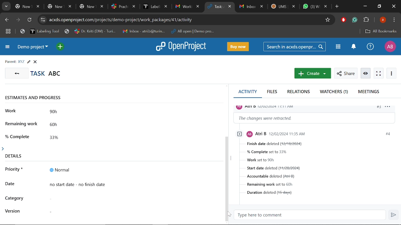  I want to click on Parent task, so click(21, 62).